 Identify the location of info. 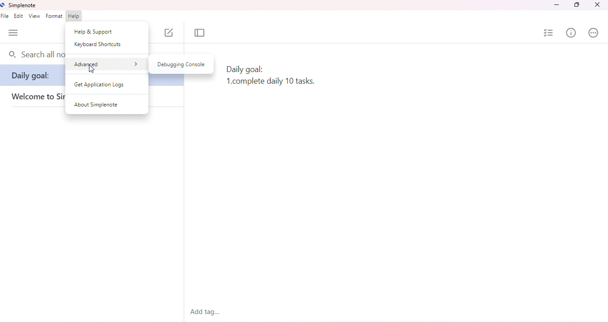
(570, 32).